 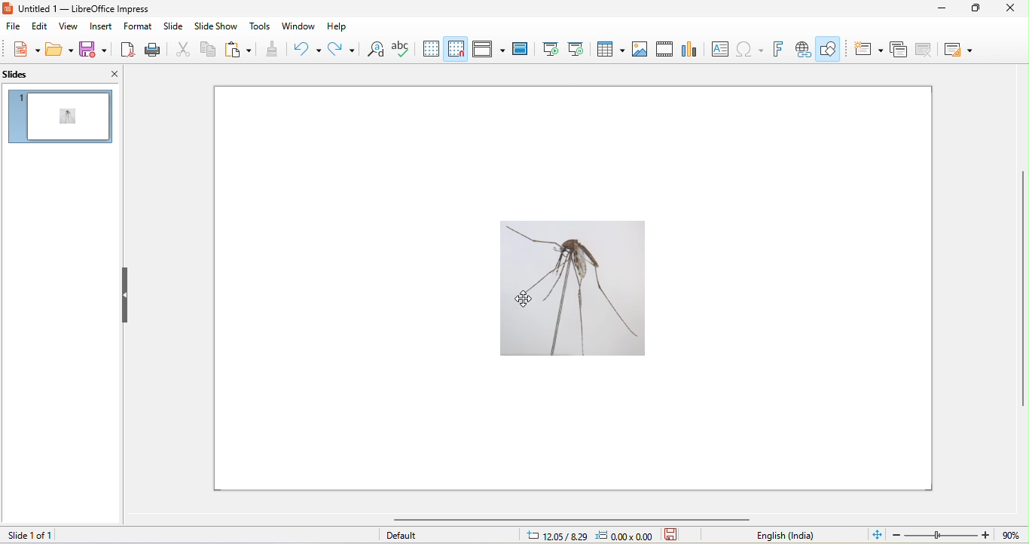 What do you see at coordinates (375, 48) in the screenshot?
I see `find and replace` at bounding box center [375, 48].